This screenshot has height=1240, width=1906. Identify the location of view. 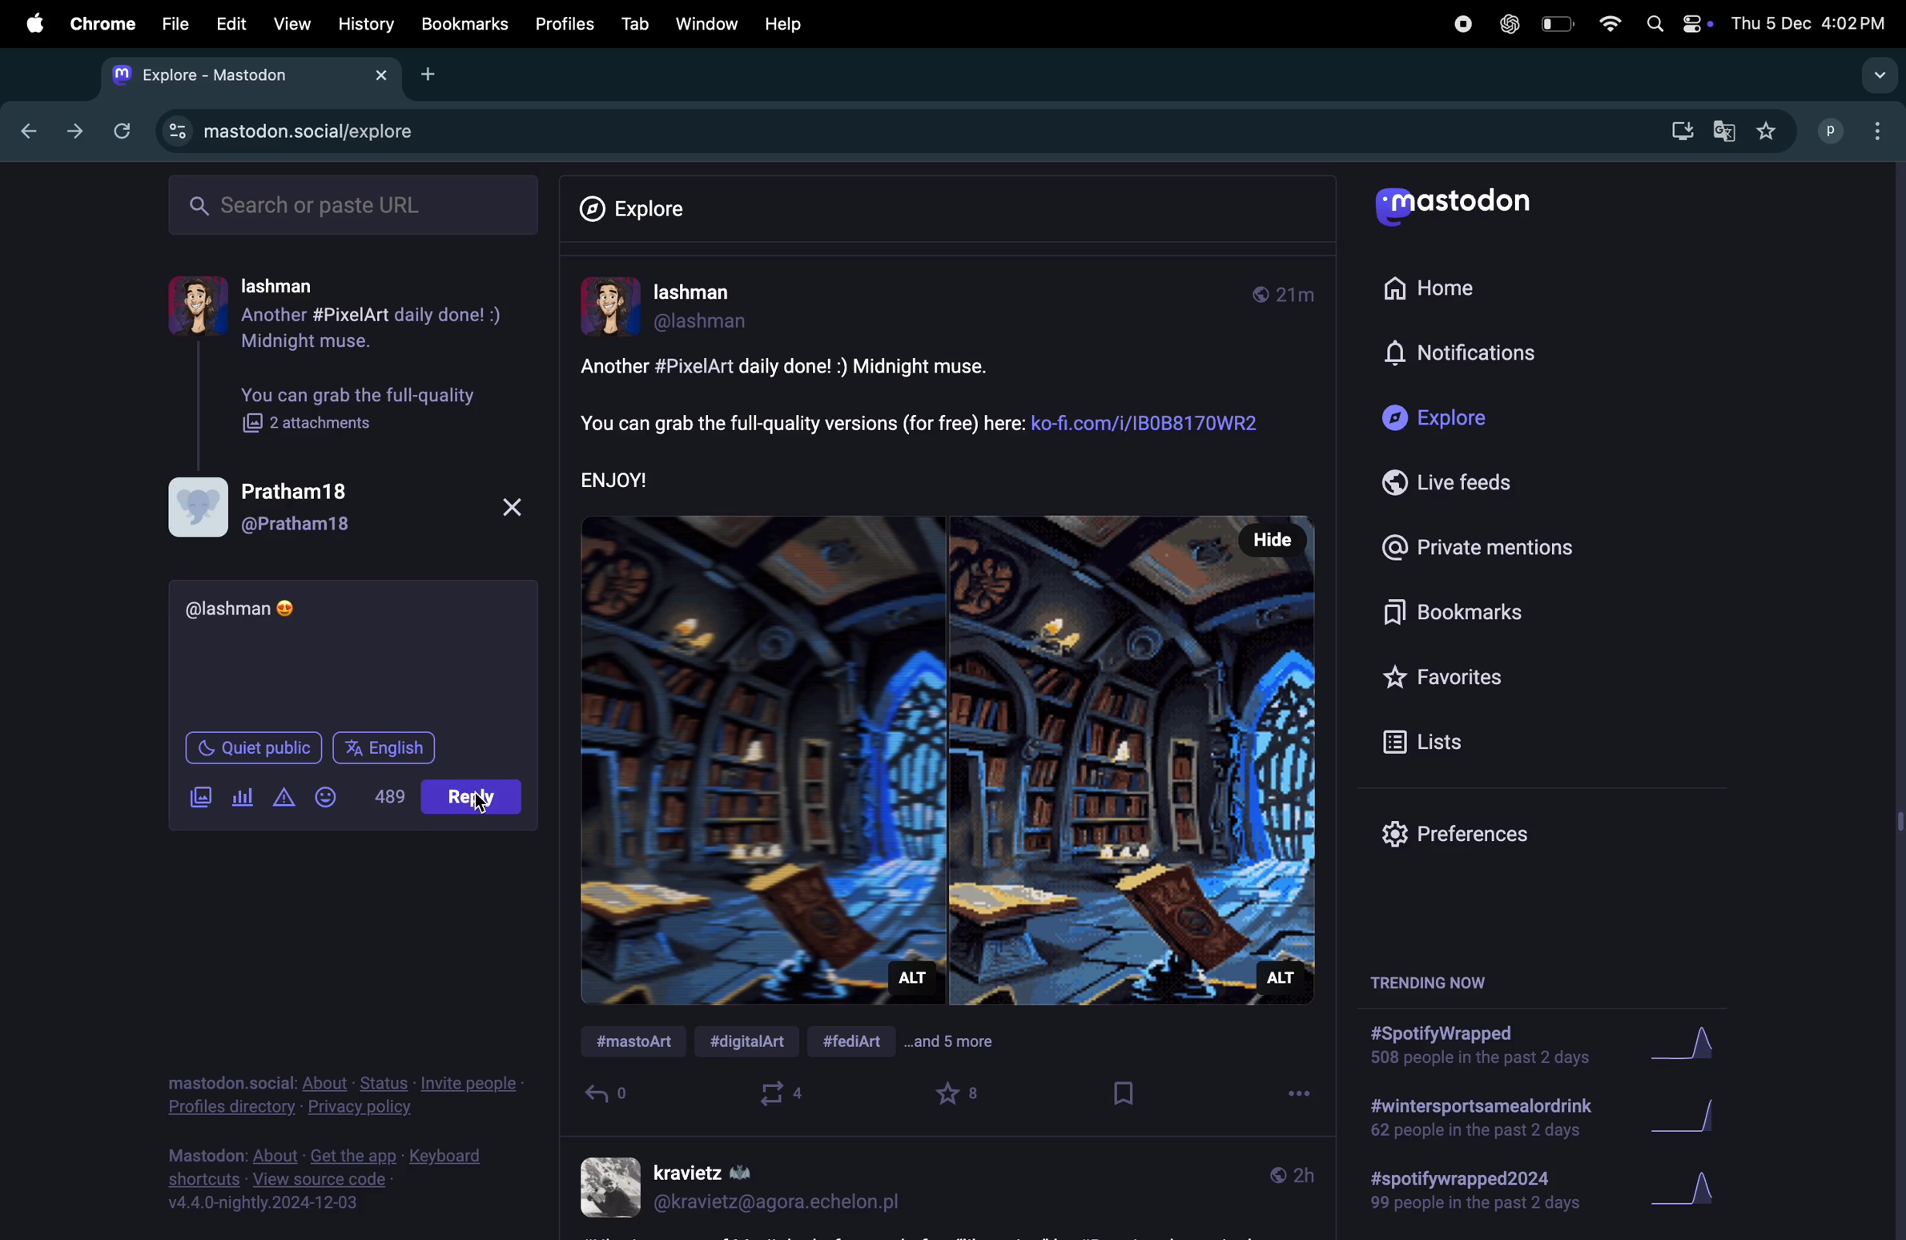
(290, 25).